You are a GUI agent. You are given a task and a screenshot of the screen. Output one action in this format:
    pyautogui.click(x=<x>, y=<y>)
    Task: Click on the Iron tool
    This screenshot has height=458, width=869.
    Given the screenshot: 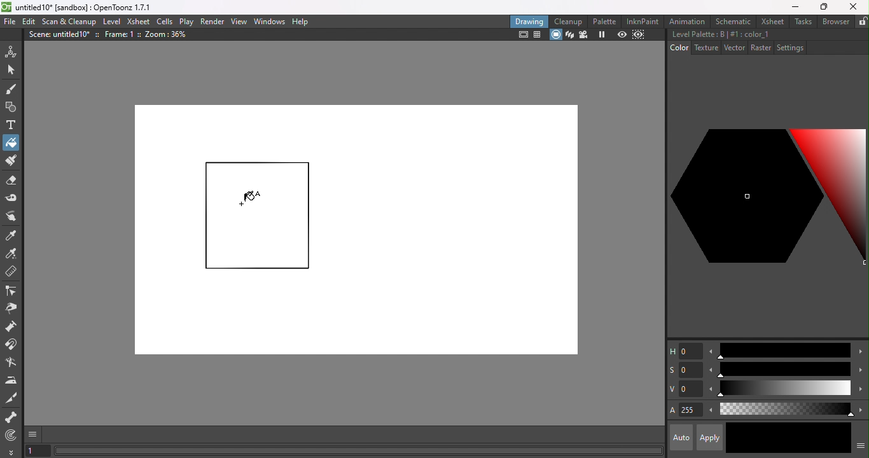 What is the action you would take?
    pyautogui.click(x=12, y=380)
    